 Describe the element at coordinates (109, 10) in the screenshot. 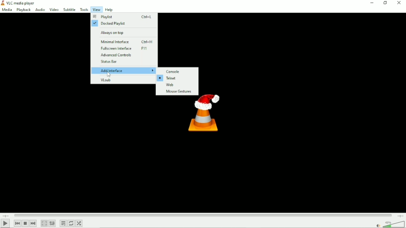

I see `Help` at that location.